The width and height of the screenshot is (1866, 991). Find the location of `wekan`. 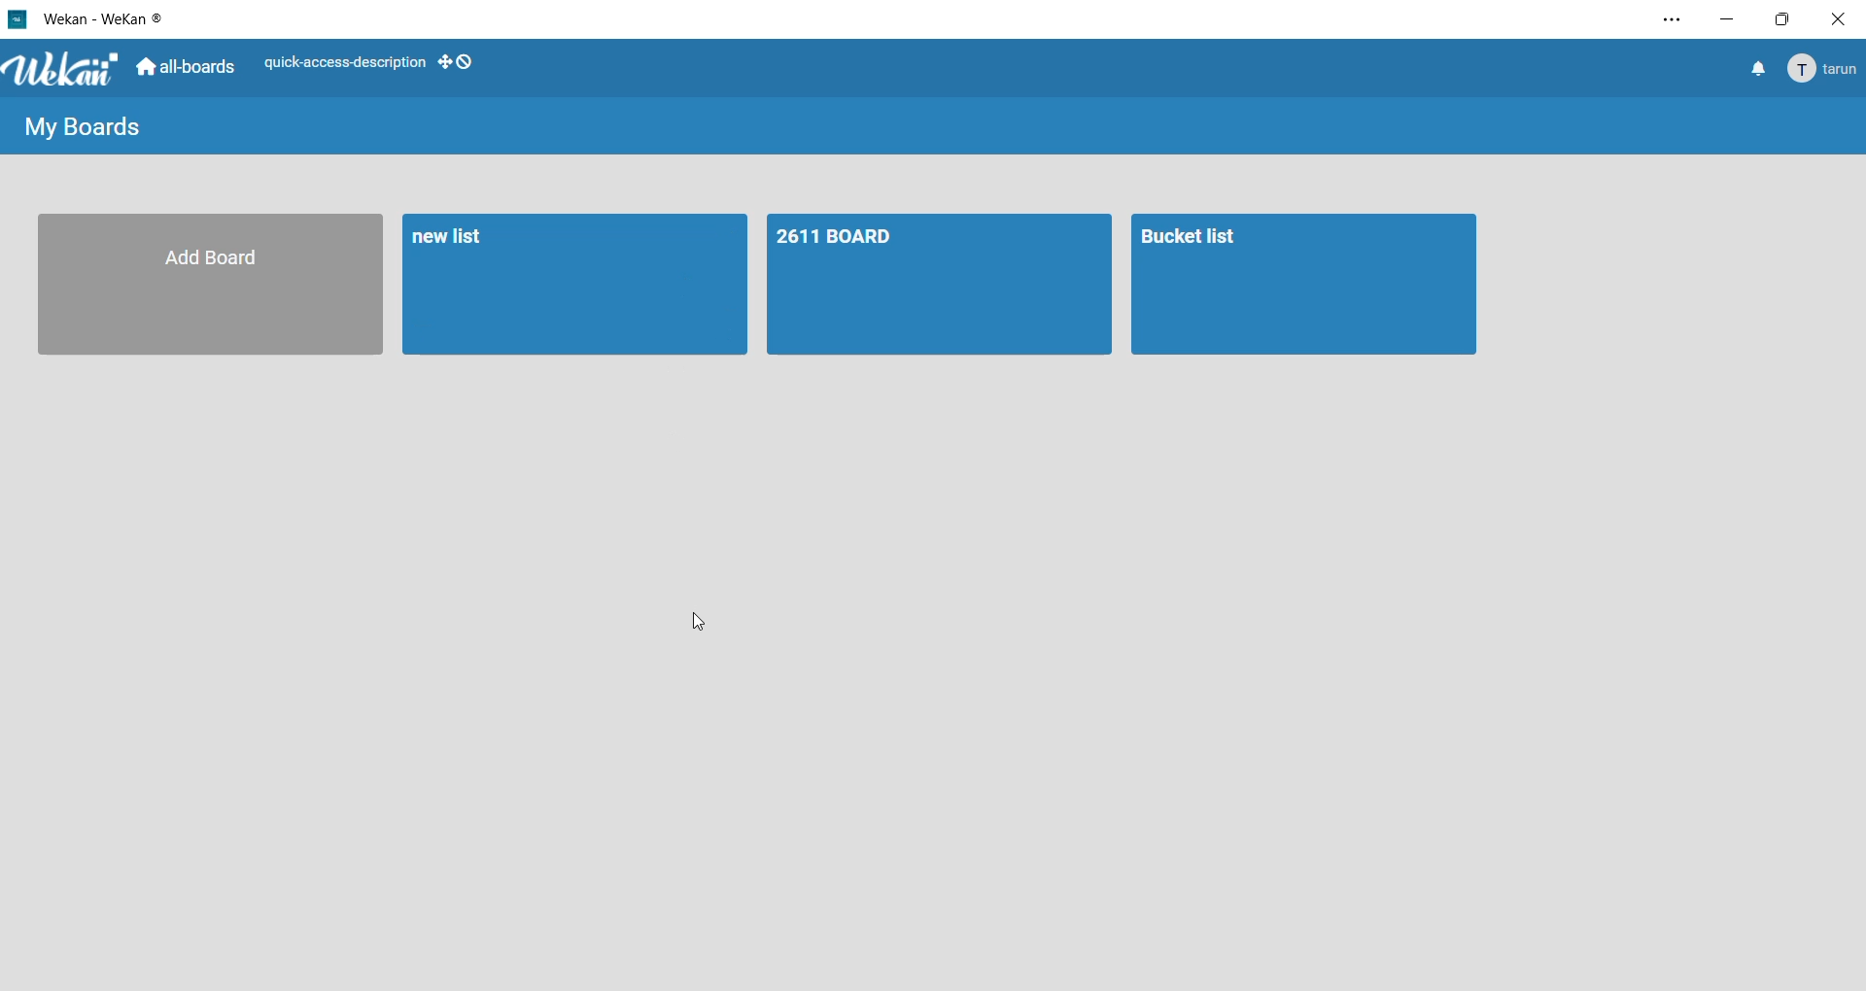

wekan is located at coordinates (66, 71).